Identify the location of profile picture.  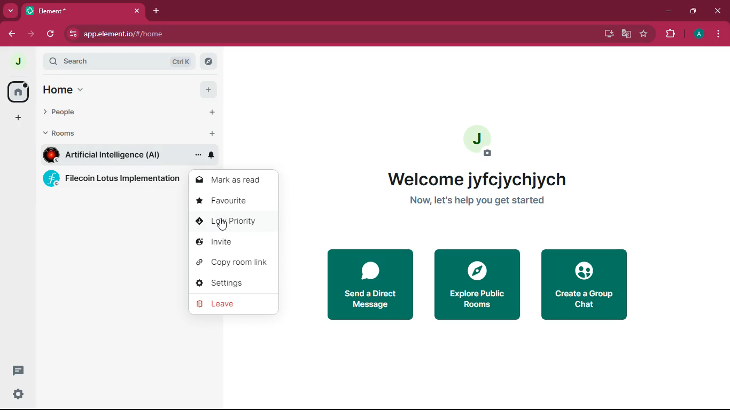
(20, 62).